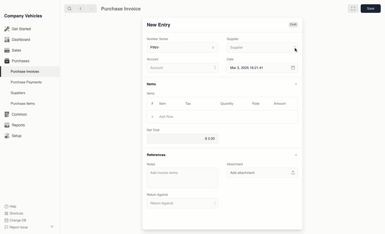 This screenshot has width=385, height=234. Describe the element at coordinates (182, 138) in the screenshot. I see `$0.00` at that location.